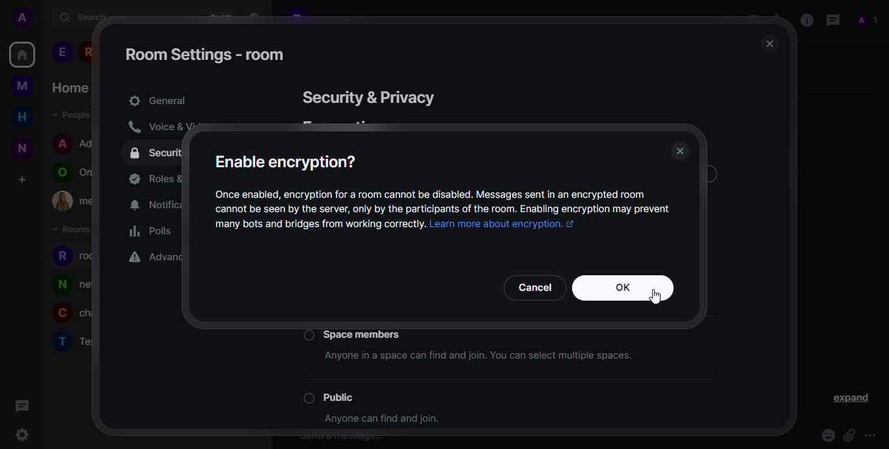  Describe the element at coordinates (21, 436) in the screenshot. I see `settings` at that location.